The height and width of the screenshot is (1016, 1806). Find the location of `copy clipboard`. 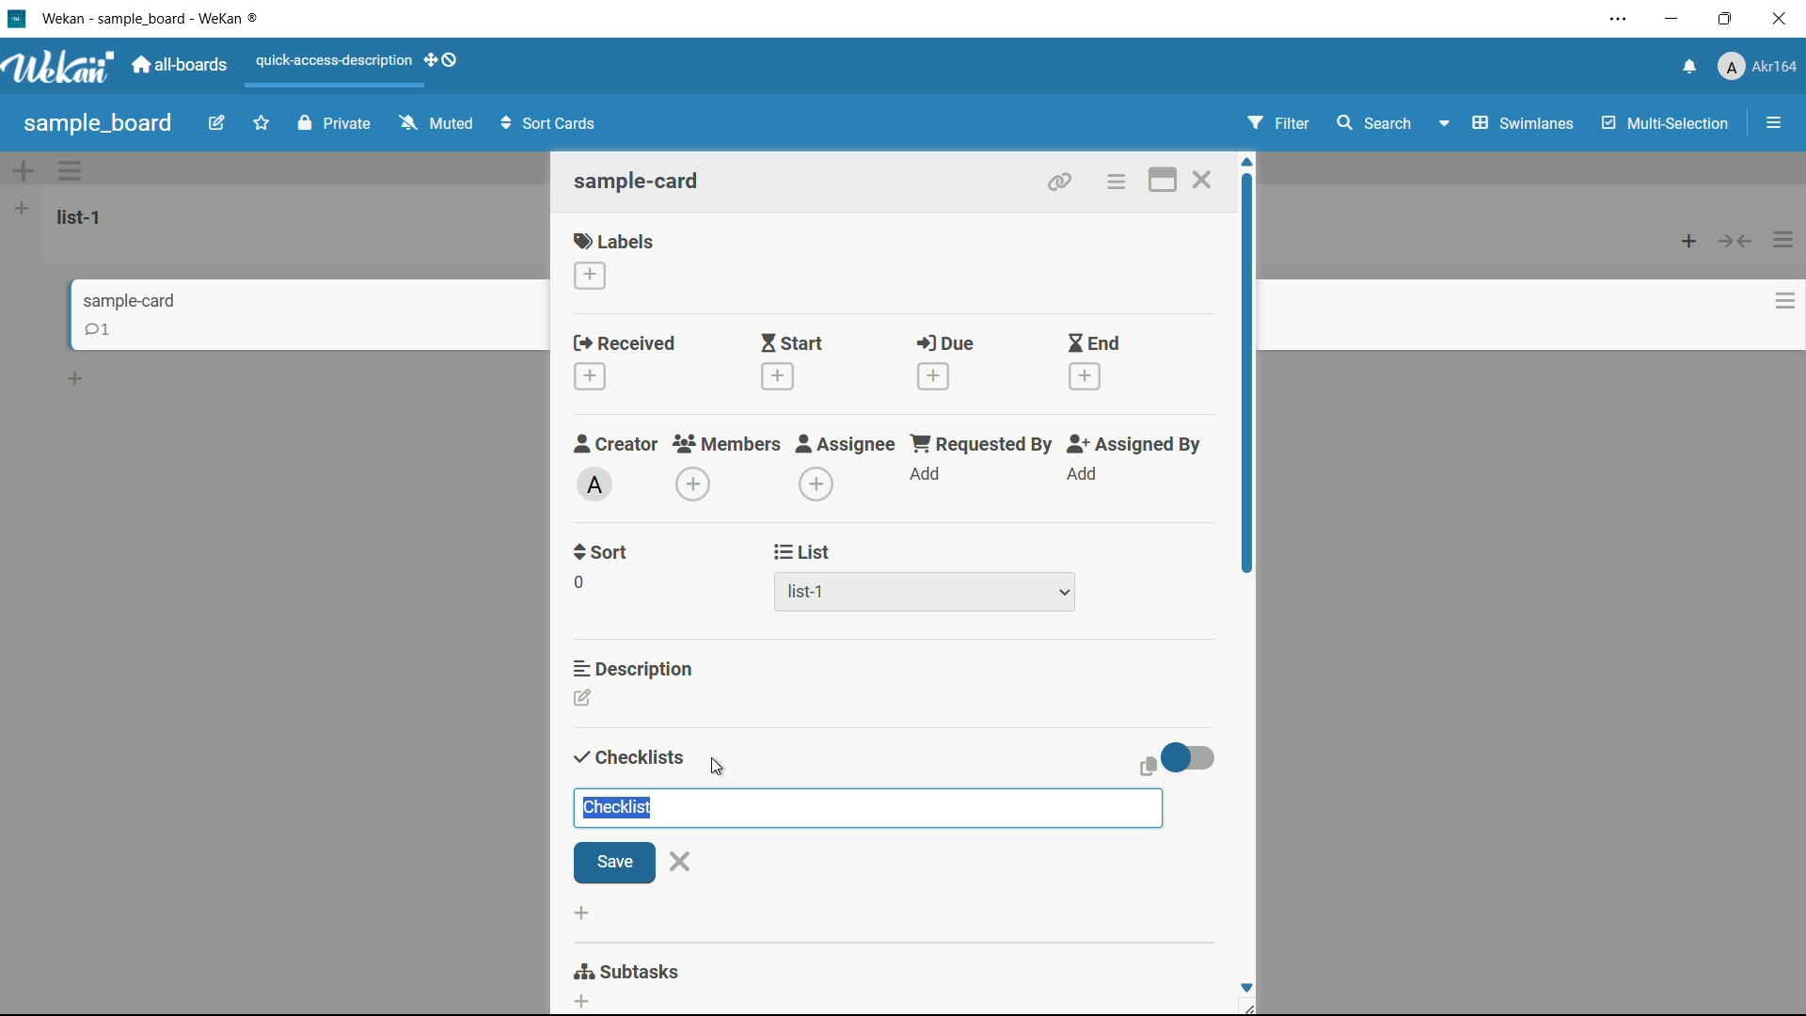

copy clipboard is located at coordinates (1145, 766).